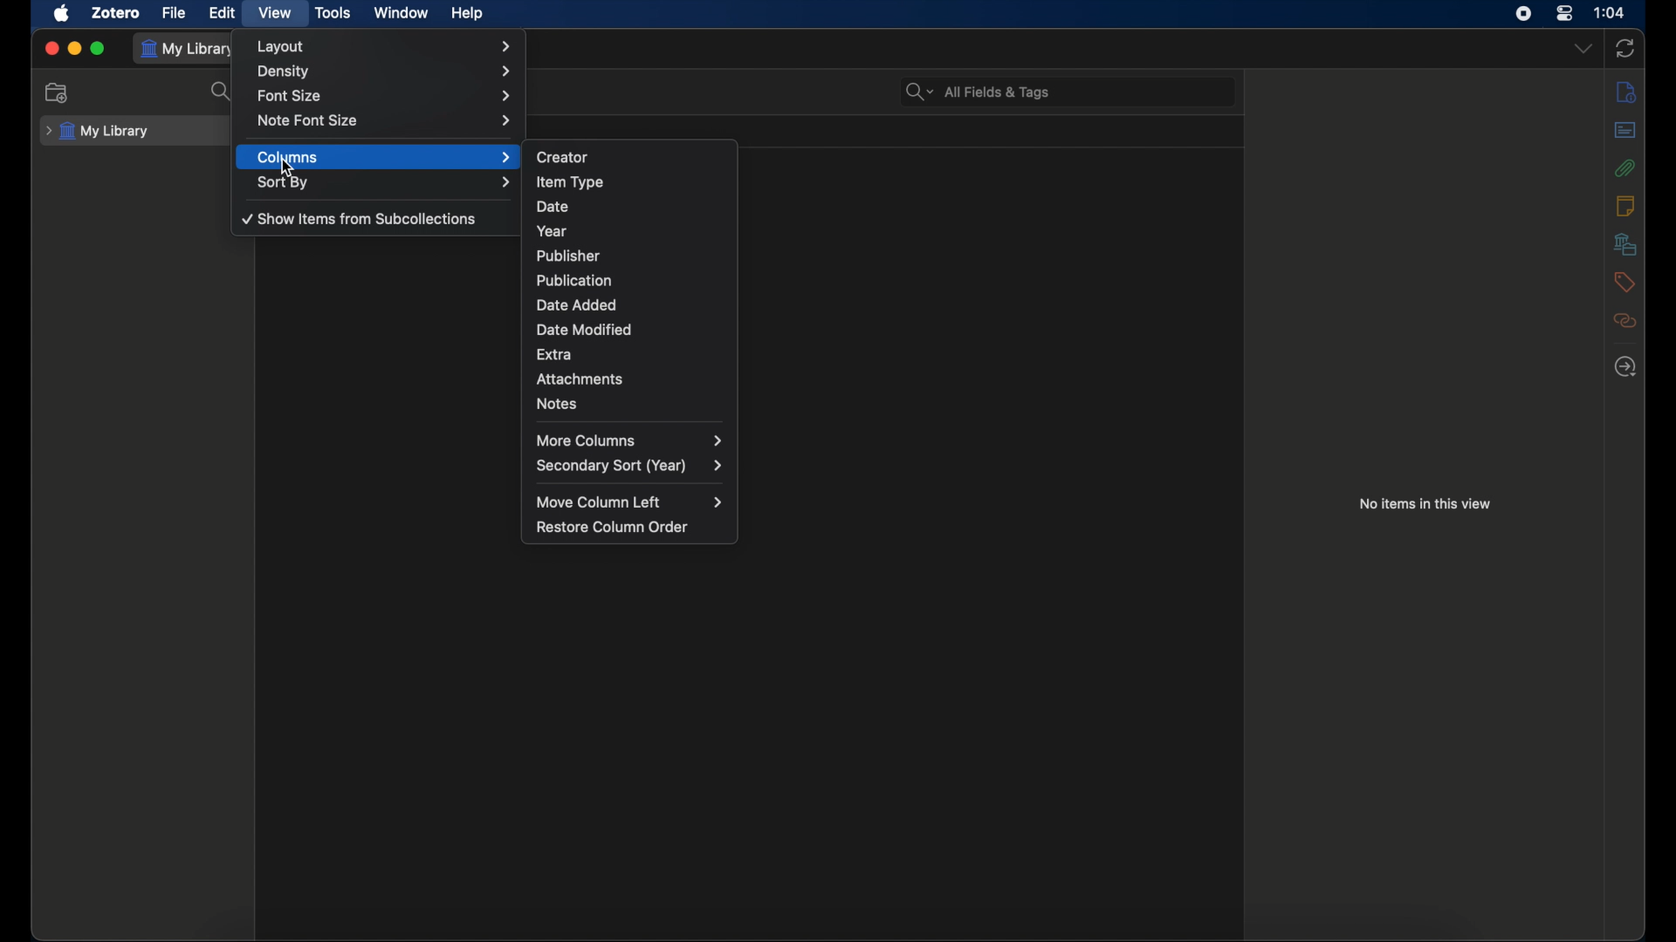 This screenshot has width=1676, height=942. Describe the element at coordinates (382, 72) in the screenshot. I see `density` at that location.